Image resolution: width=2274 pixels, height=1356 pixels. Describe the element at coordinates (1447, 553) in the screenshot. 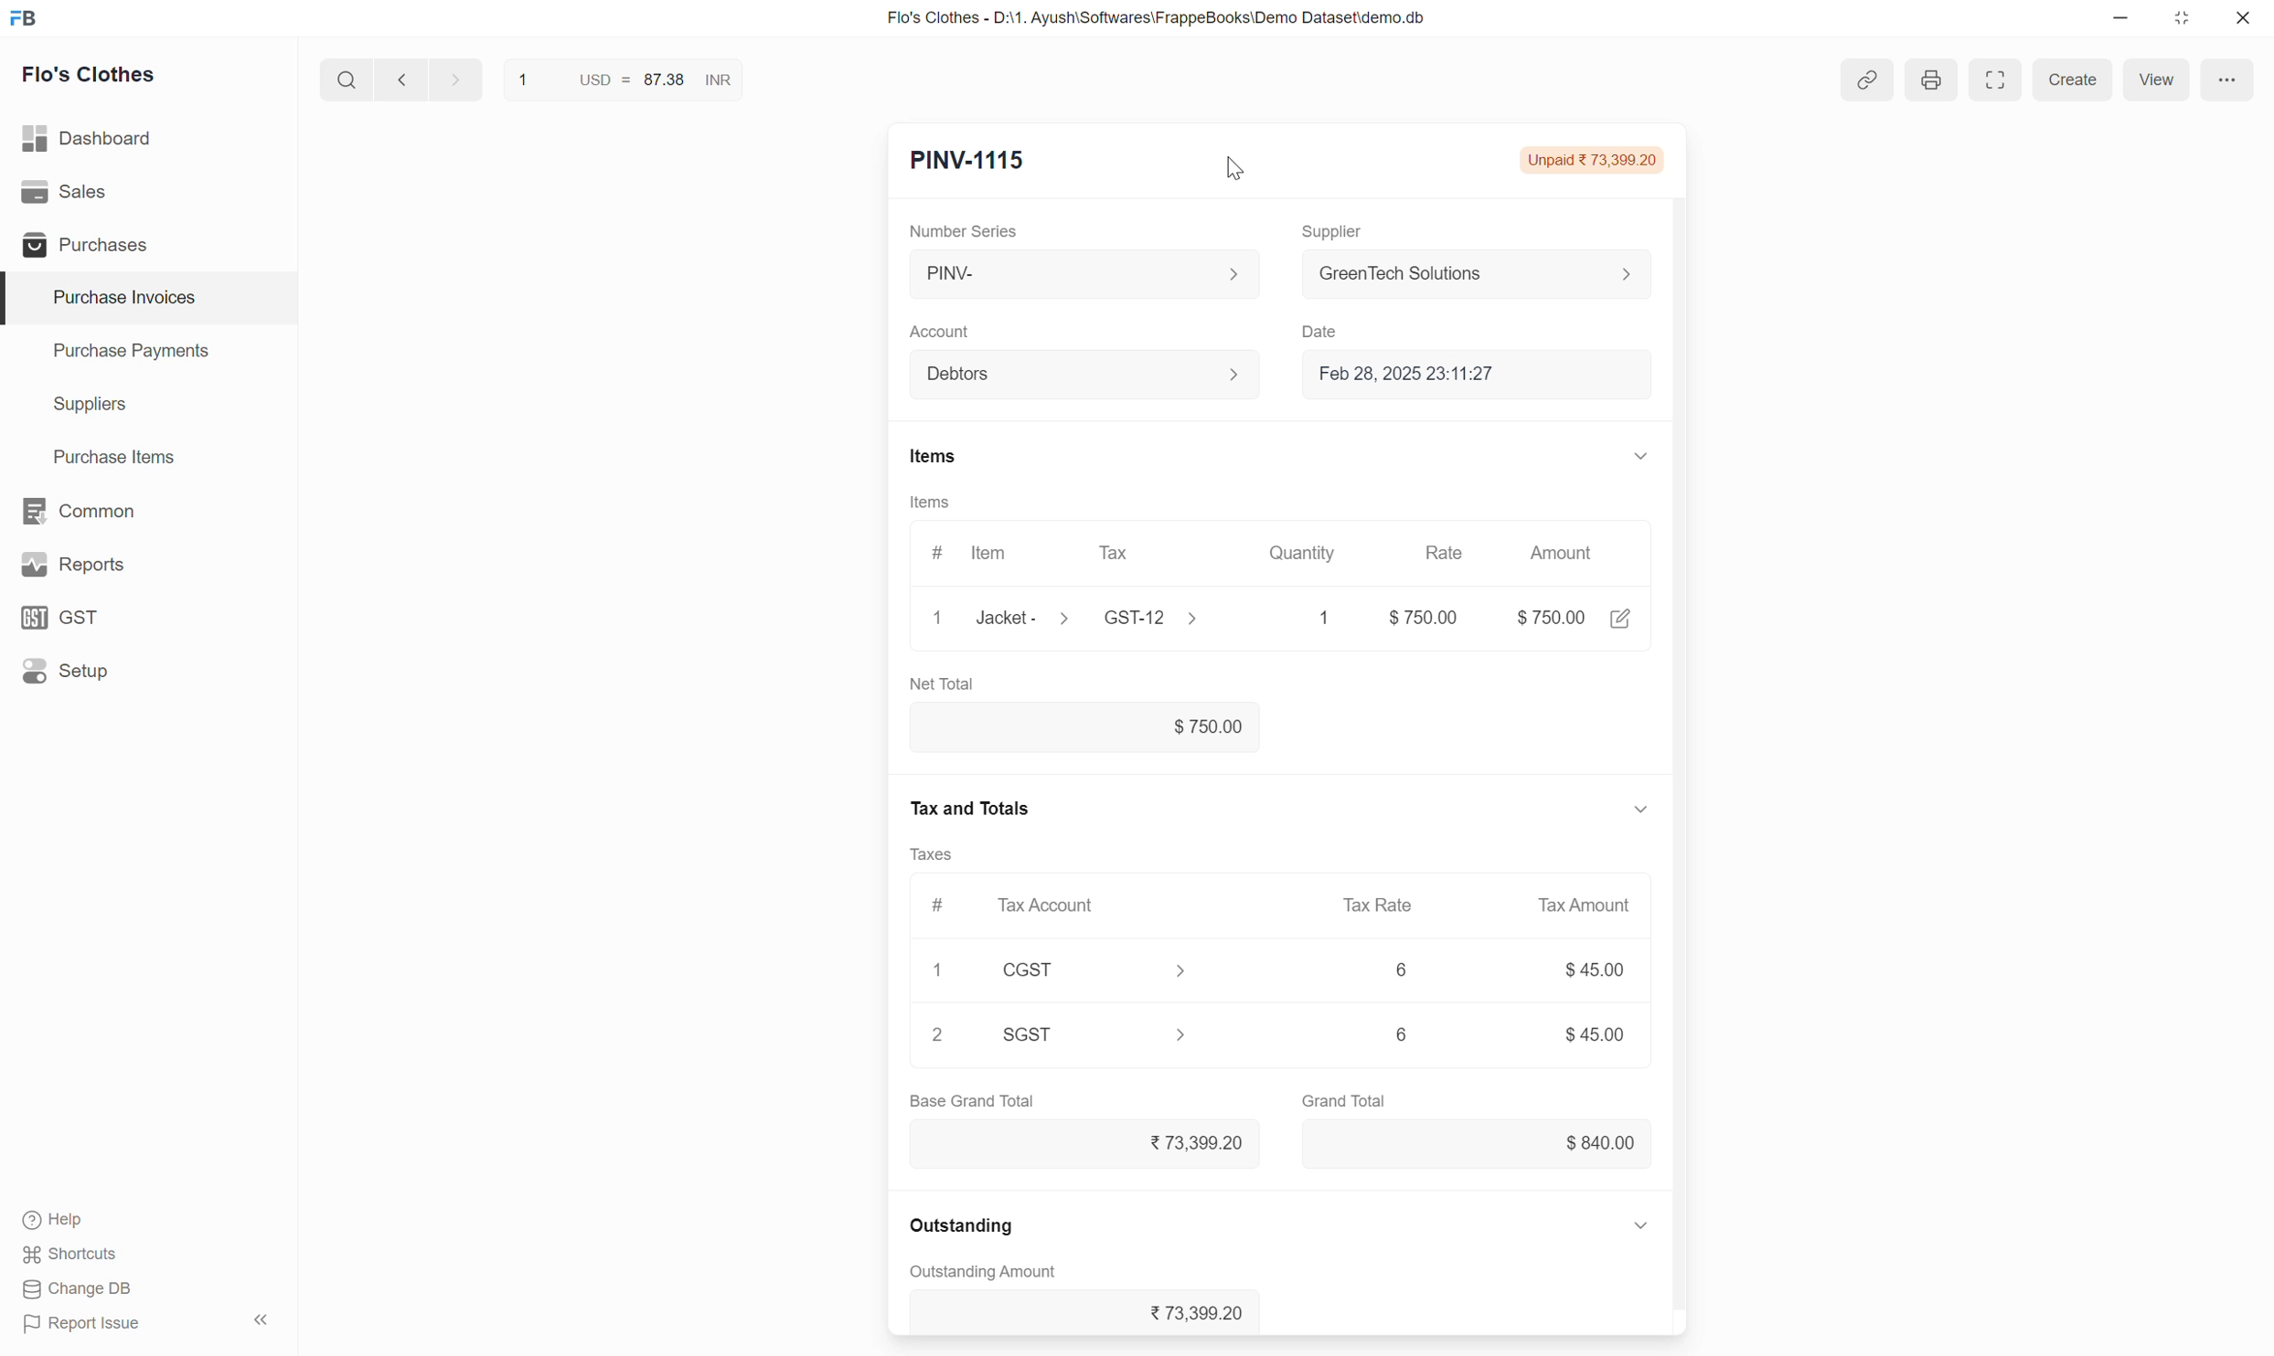

I see `Rate` at that location.